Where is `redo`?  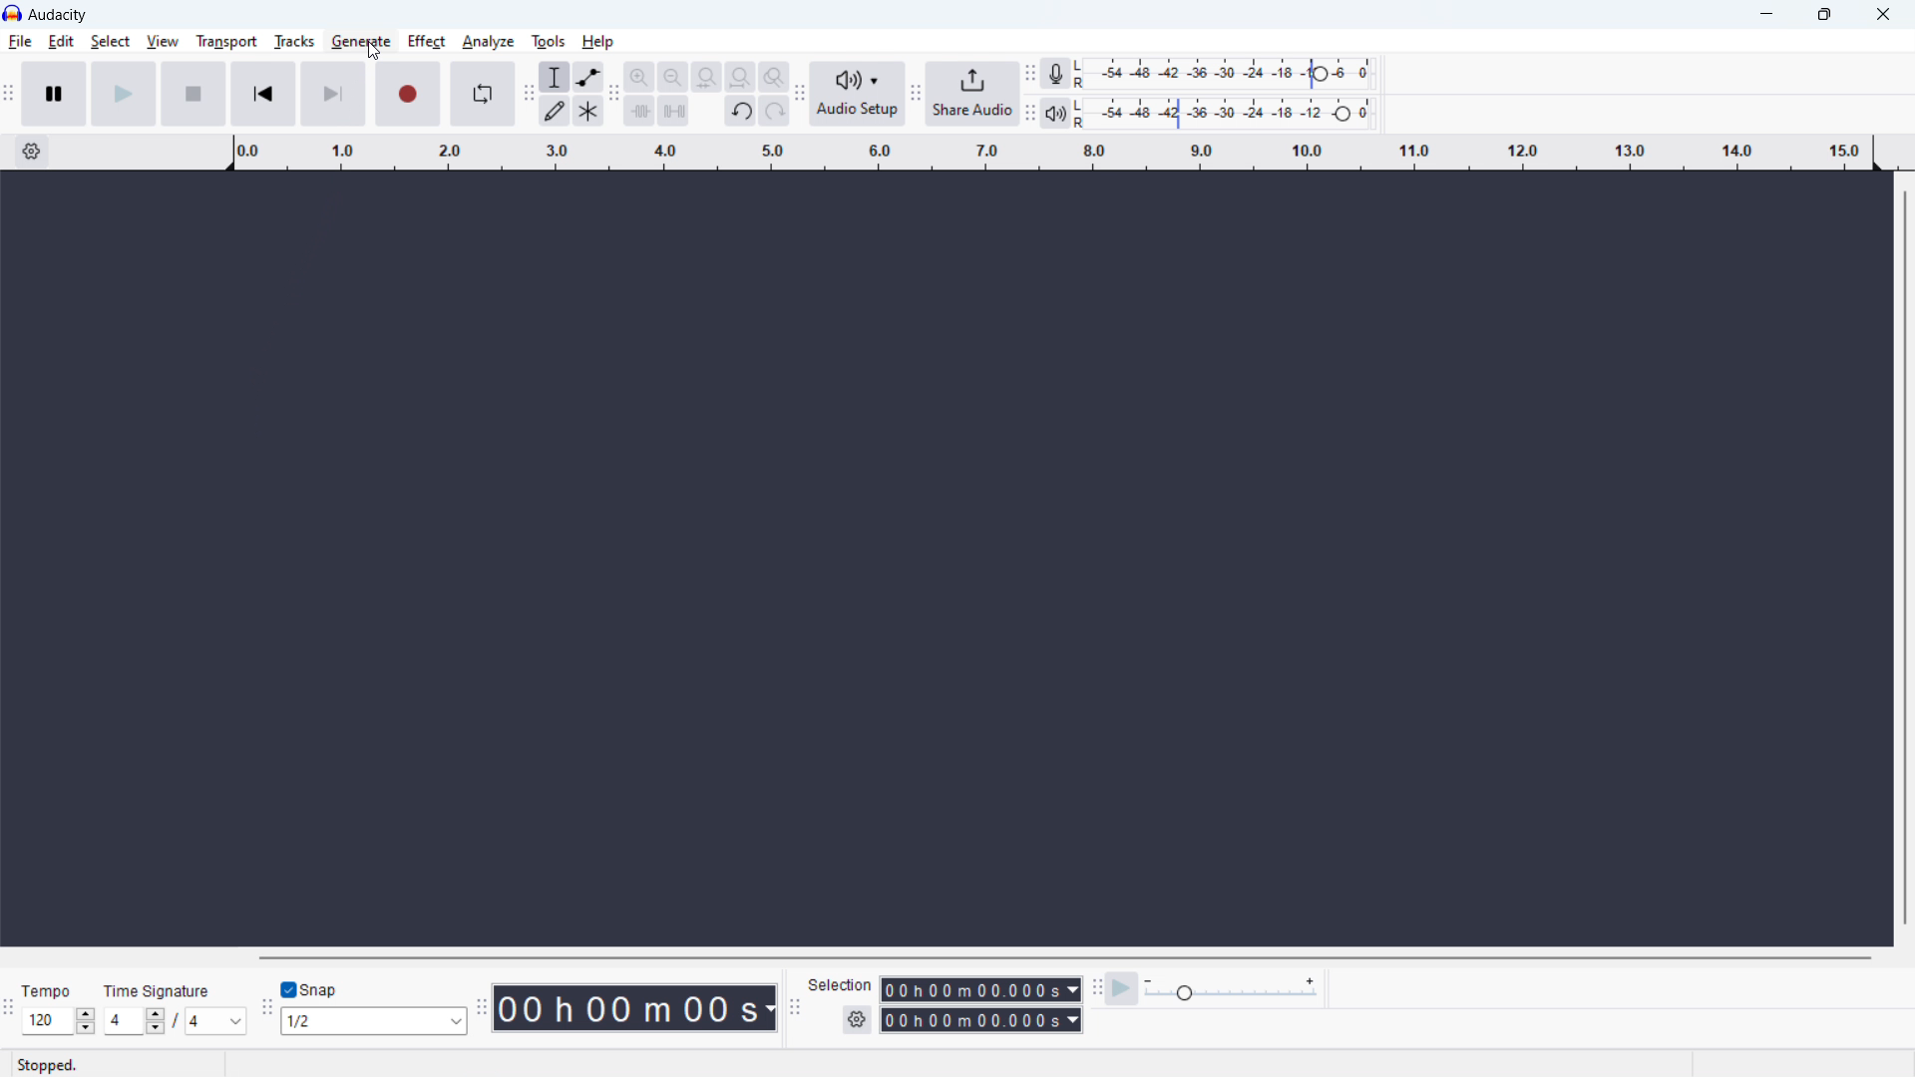 redo is located at coordinates (775, 111).